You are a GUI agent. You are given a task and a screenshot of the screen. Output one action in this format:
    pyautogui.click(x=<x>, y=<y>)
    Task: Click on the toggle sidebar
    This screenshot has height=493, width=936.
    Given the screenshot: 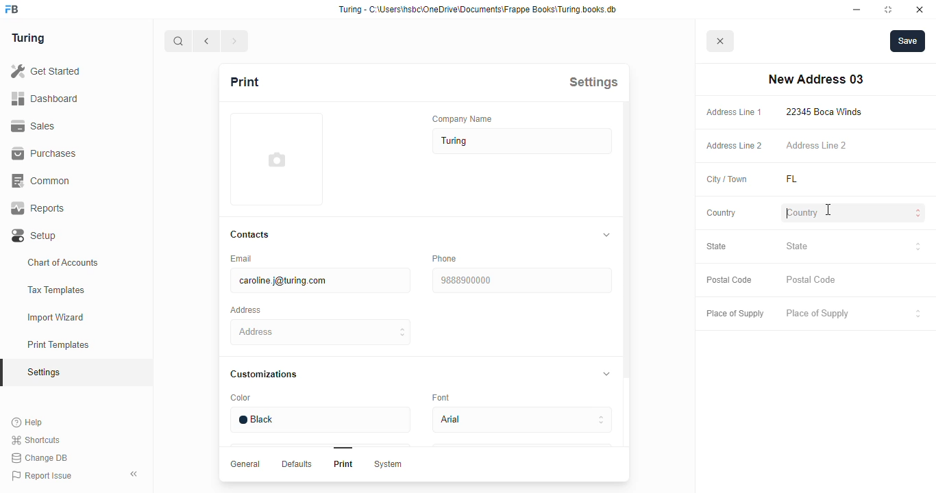 What is the action you would take?
    pyautogui.click(x=136, y=473)
    